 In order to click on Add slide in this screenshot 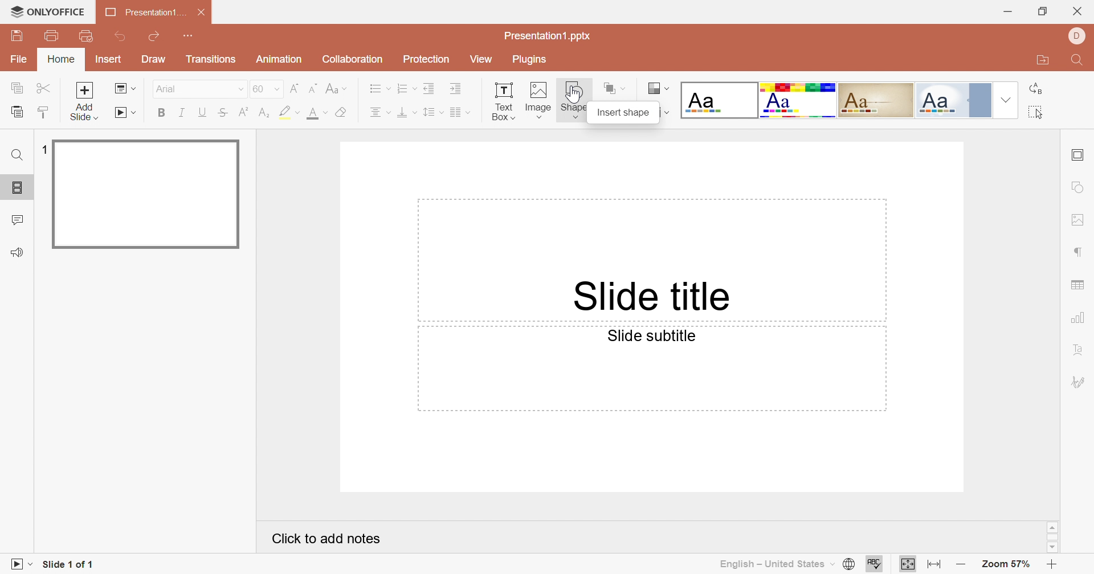, I will do `click(85, 101)`.